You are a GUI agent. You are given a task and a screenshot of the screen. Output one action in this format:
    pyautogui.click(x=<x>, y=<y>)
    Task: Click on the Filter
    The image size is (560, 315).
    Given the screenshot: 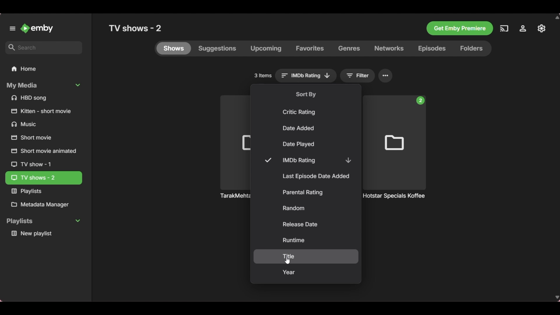 What is the action you would take?
    pyautogui.click(x=358, y=76)
    